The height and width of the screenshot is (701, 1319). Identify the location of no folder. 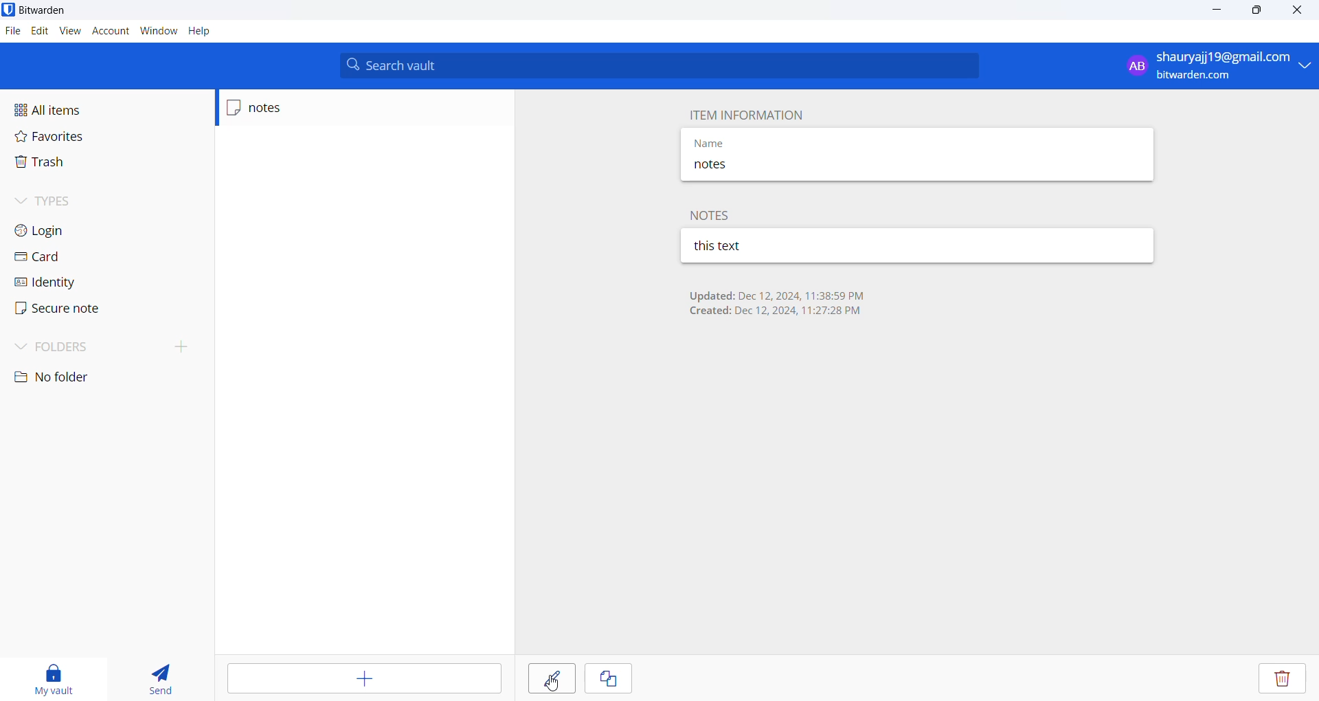
(67, 377).